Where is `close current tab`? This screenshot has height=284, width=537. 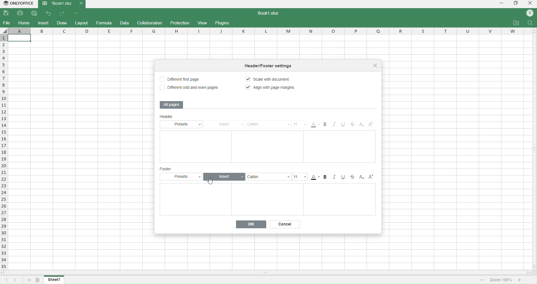
close current tab is located at coordinates (80, 3).